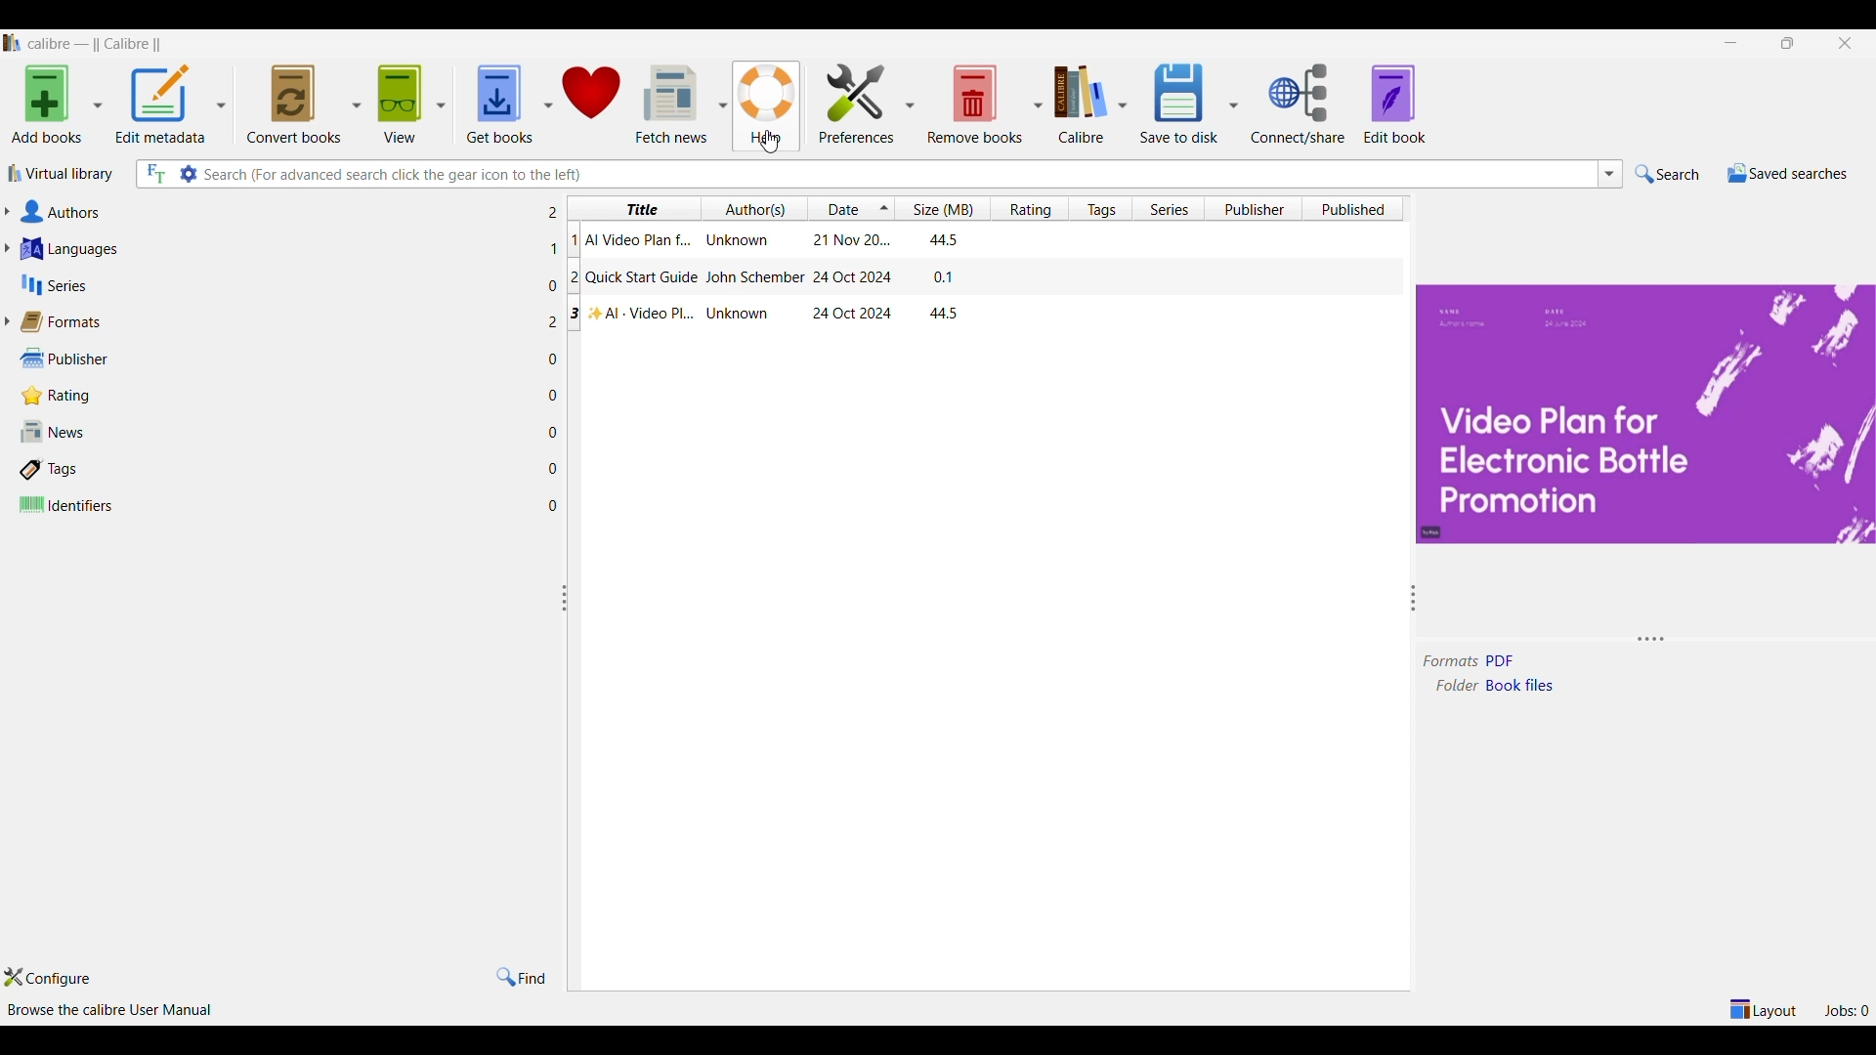  What do you see at coordinates (221, 105) in the screenshot?
I see `Edit metadata options` at bounding box center [221, 105].